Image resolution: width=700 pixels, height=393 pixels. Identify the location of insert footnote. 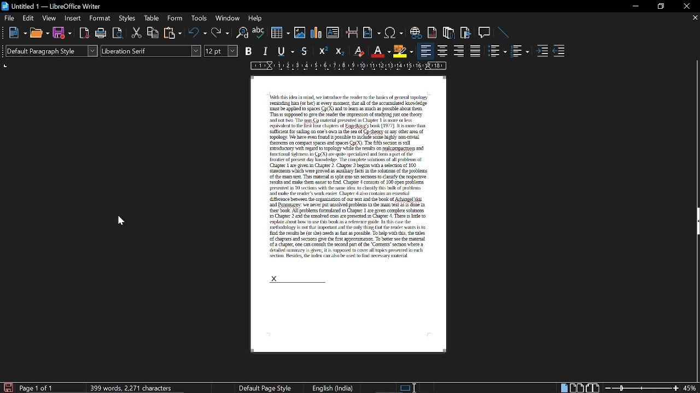
(449, 32).